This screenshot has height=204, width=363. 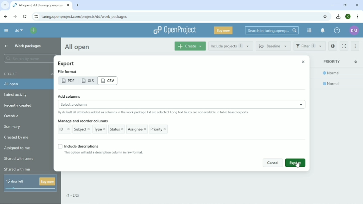 What do you see at coordinates (109, 81) in the screenshot?
I see `csv` at bounding box center [109, 81].